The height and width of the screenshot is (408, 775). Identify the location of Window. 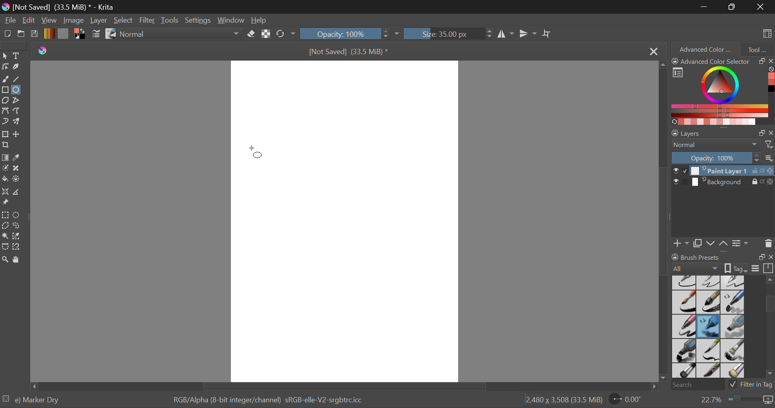
(233, 21).